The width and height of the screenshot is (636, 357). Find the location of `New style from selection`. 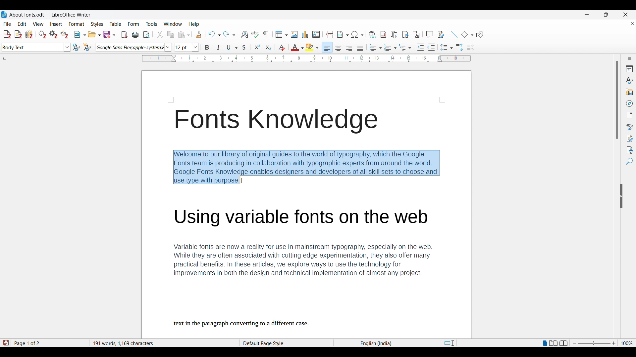

New style from selection is located at coordinates (87, 47).